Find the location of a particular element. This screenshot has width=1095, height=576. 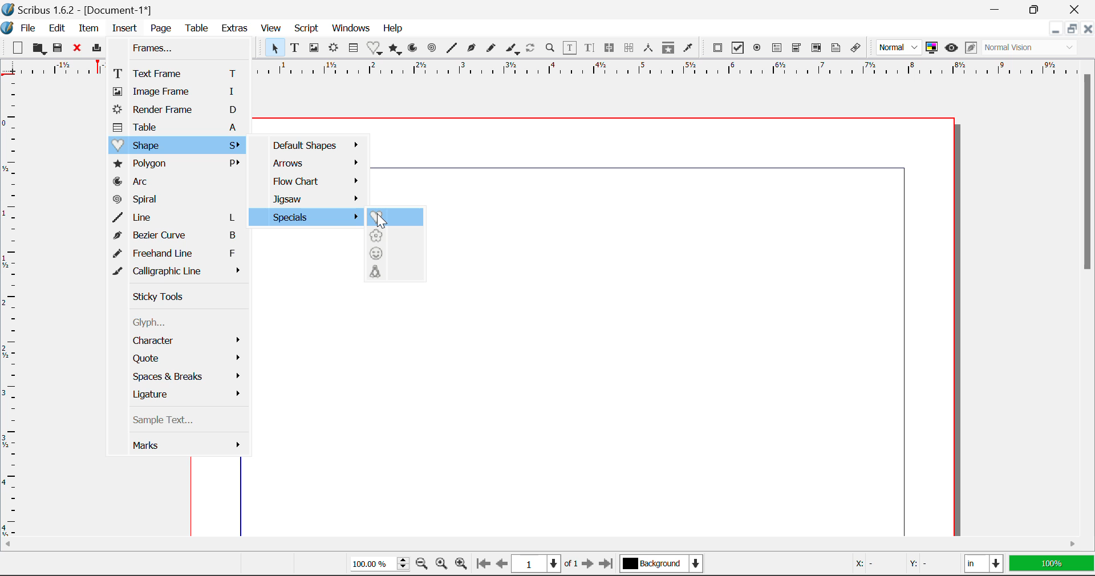

100% is located at coordinates (376, 565).